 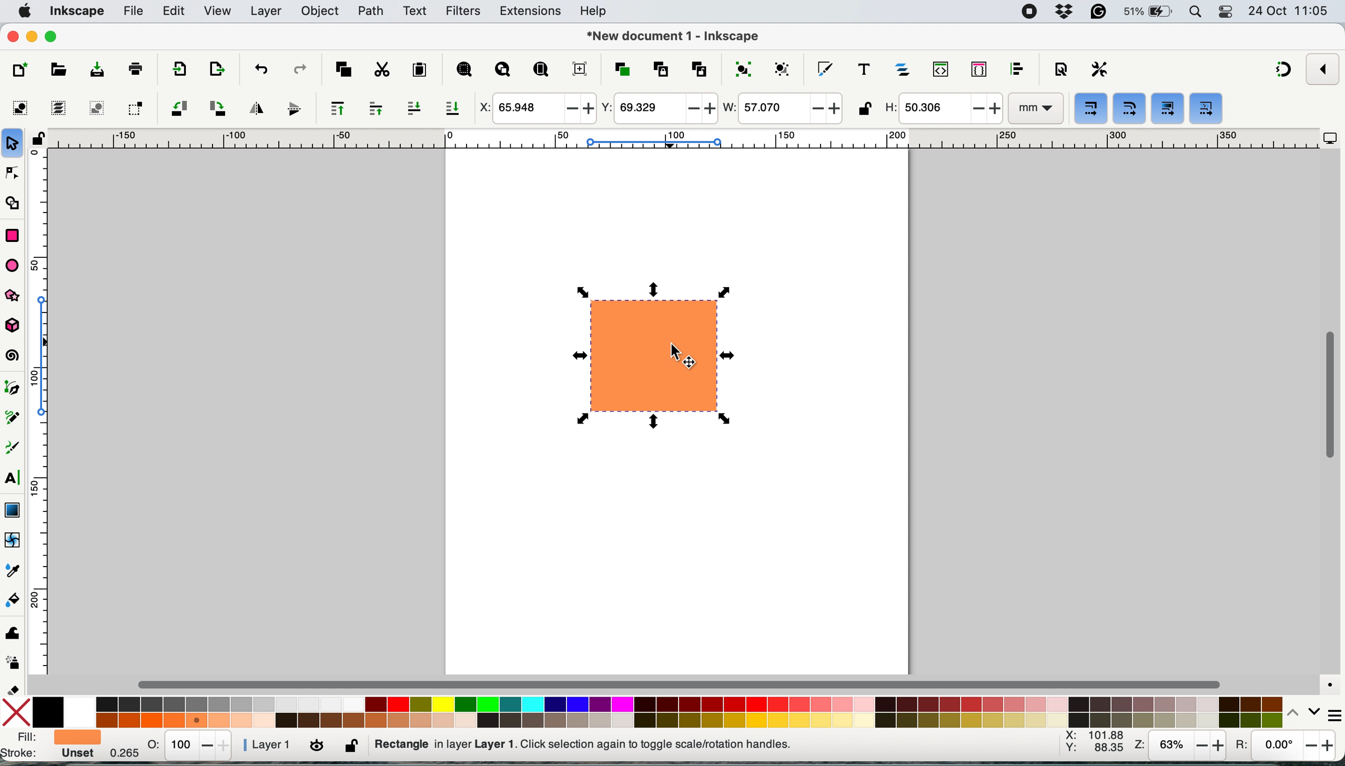 What do you see at coordinates (1285, 70) in the screenshot?
I see `snapping` at bounding box center [1285, 70].